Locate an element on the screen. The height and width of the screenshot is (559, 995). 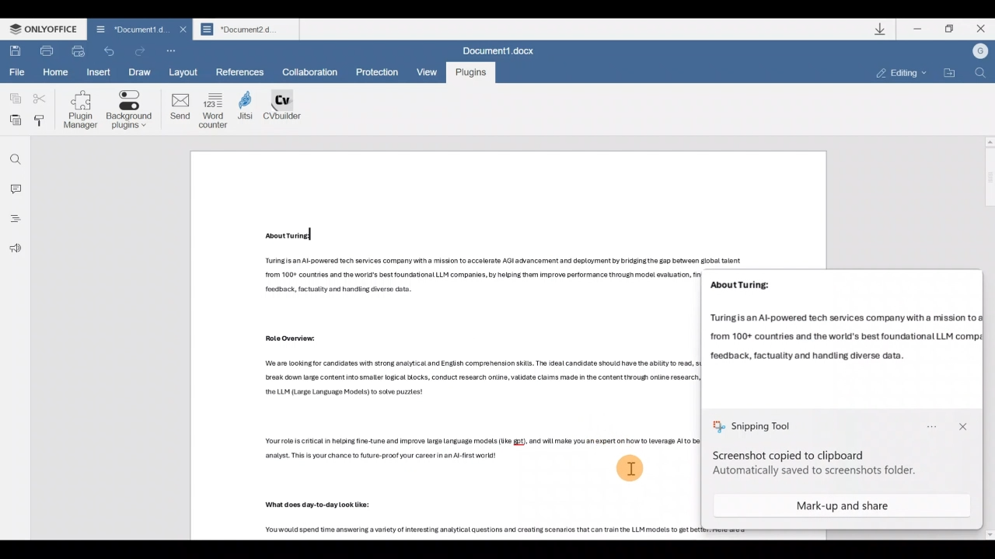
Cut is located at coordinates (40, 99).